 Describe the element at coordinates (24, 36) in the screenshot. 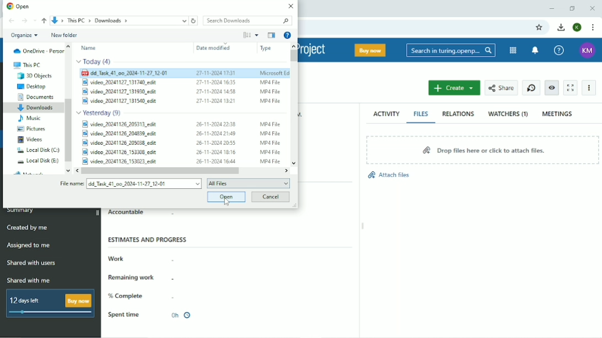

I see `Organize` at that location.